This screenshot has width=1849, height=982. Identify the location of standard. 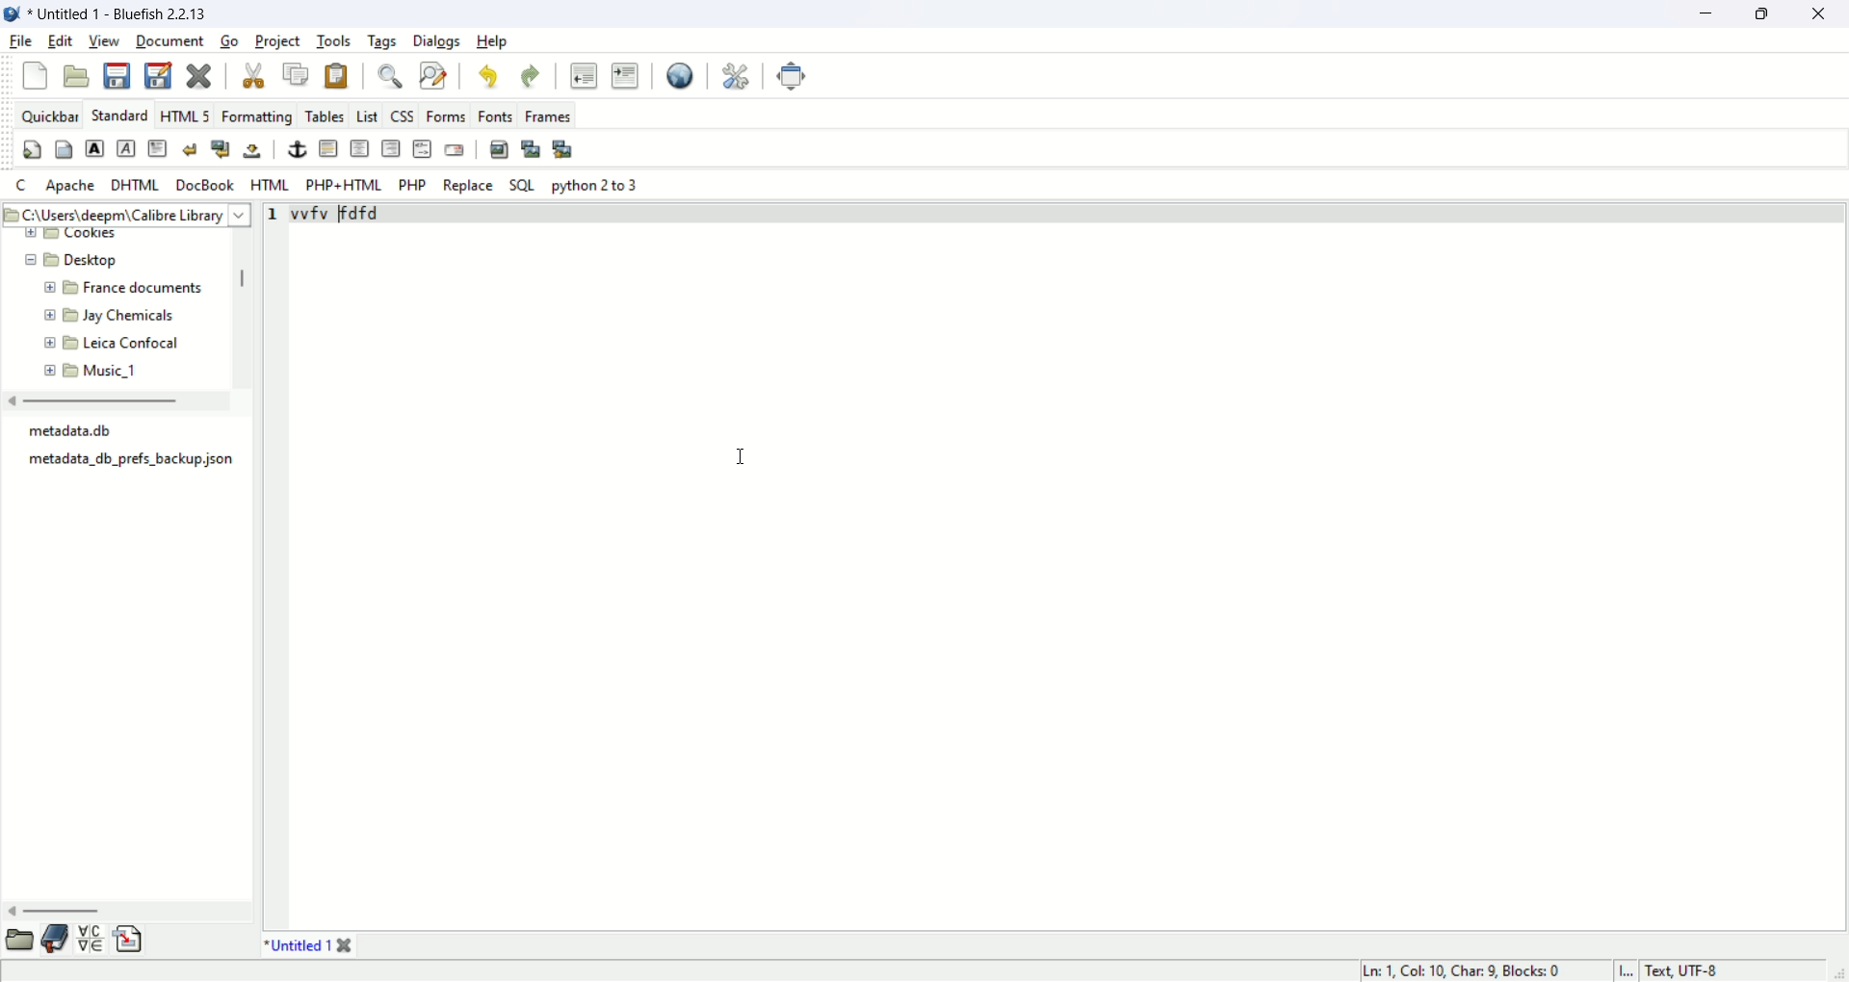
(123, 116).